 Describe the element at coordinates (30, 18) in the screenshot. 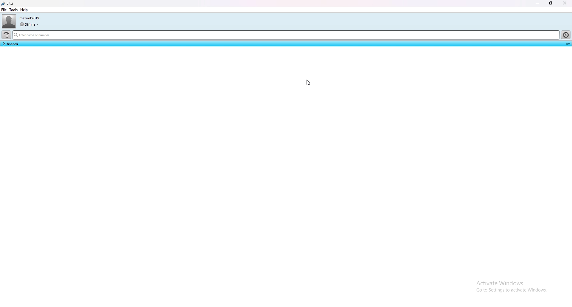

I see `username` at that location.